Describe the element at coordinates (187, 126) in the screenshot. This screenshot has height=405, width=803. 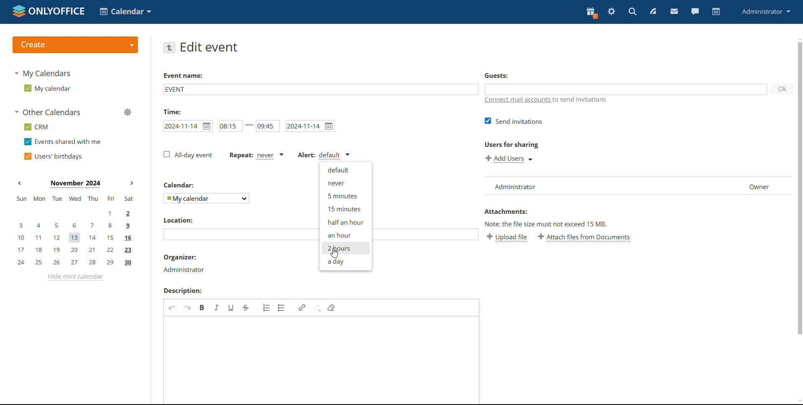
I see `start date` at that location.